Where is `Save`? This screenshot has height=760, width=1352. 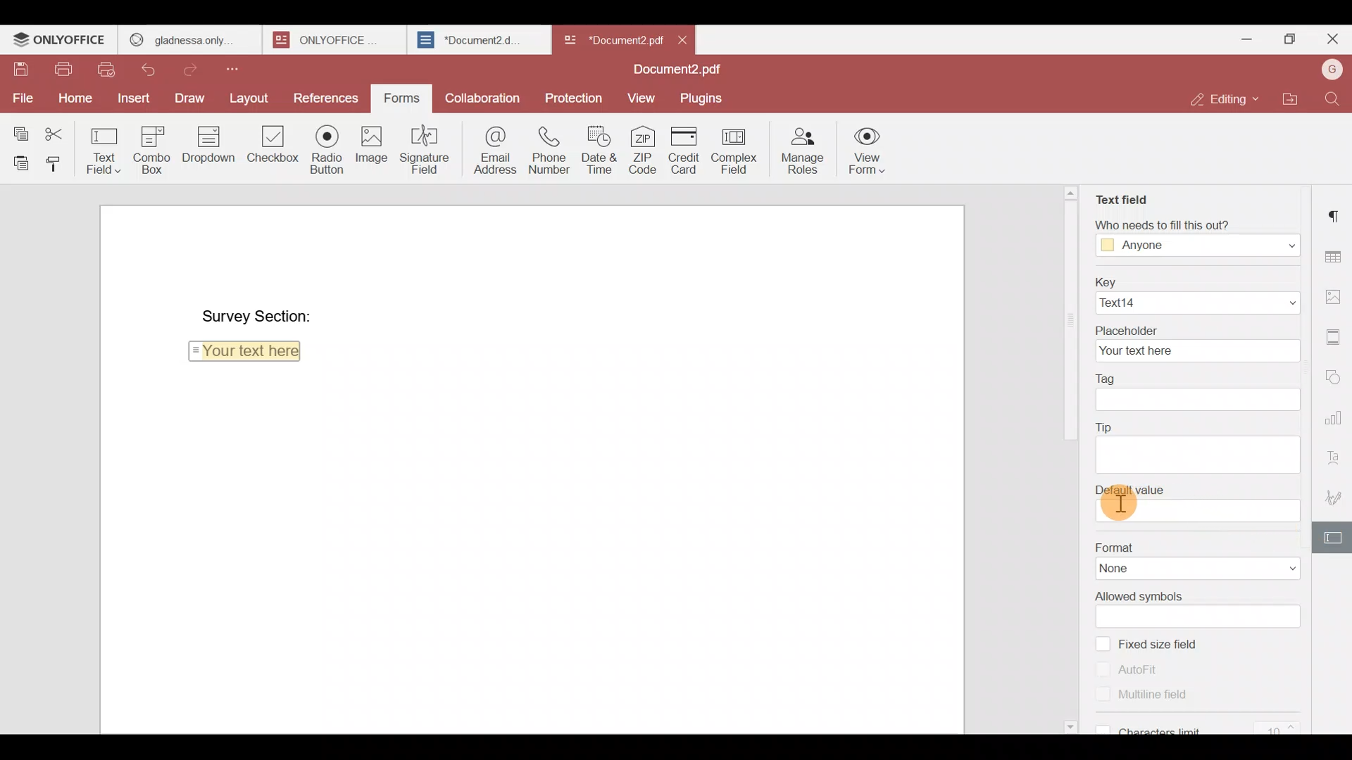
Save is located at coordinates (14, 64).